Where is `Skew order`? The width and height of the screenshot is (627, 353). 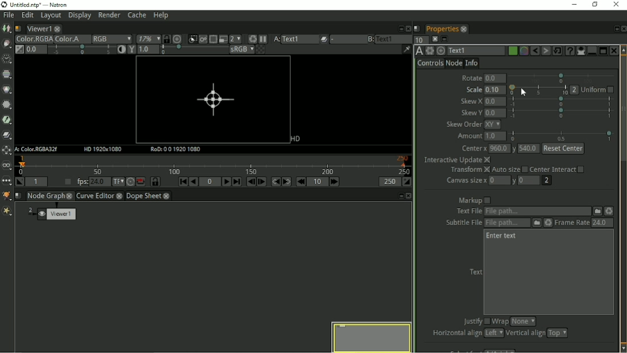 Skew order is located at coordinates (474, 125).